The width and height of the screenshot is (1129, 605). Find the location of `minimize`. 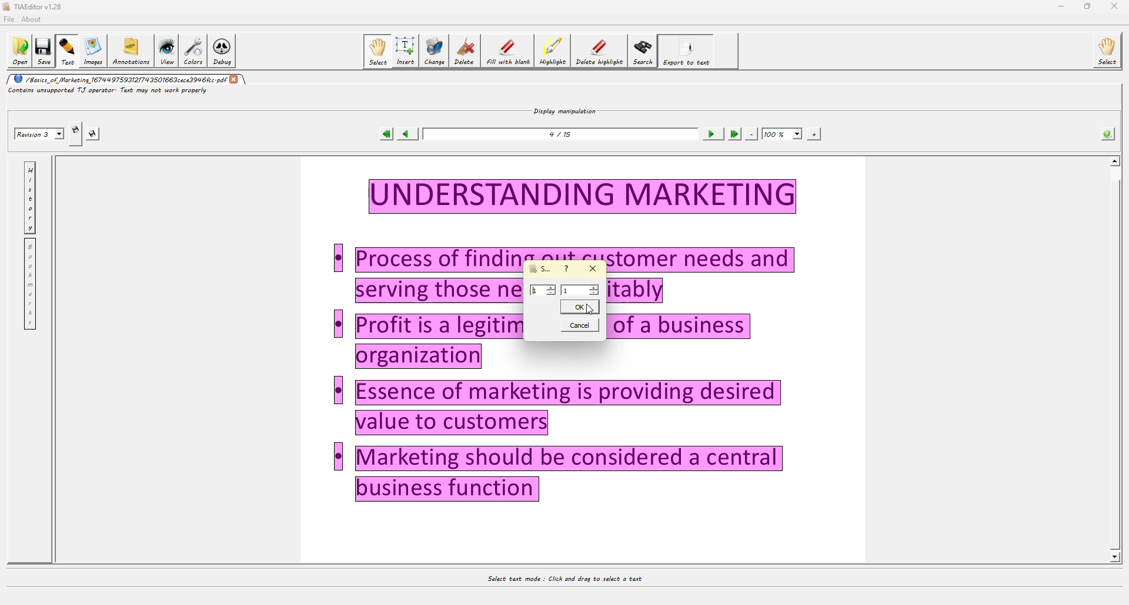

minimize is located at coordinates (1058, 6).